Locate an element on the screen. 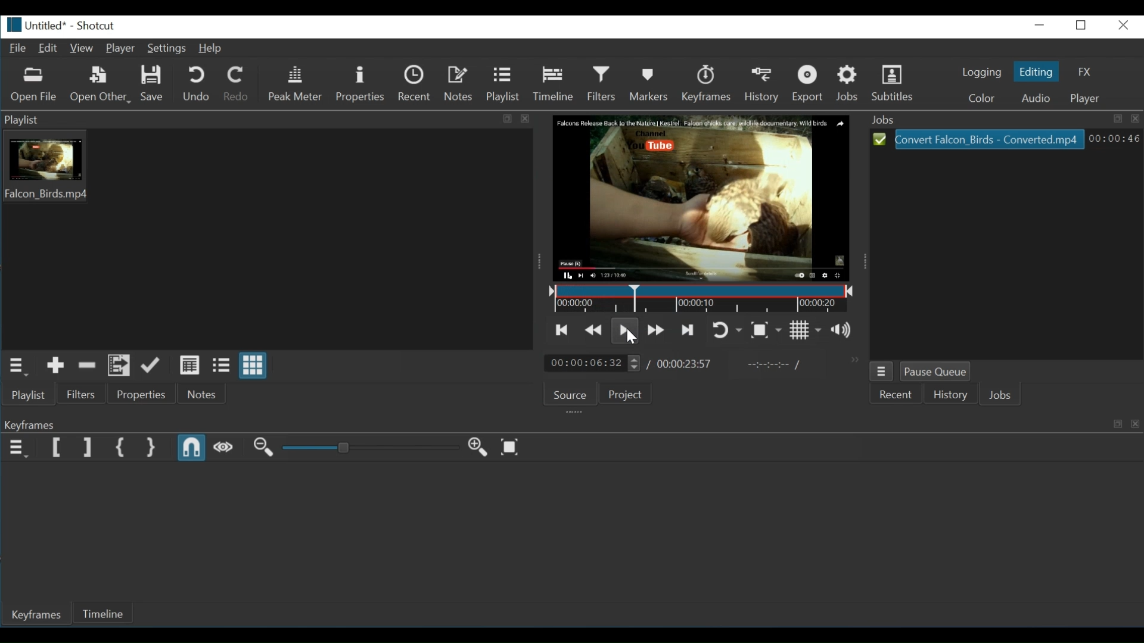 The height and width of the screenshot is (643, 1144). Playlist is located at coordinates (503, 83).